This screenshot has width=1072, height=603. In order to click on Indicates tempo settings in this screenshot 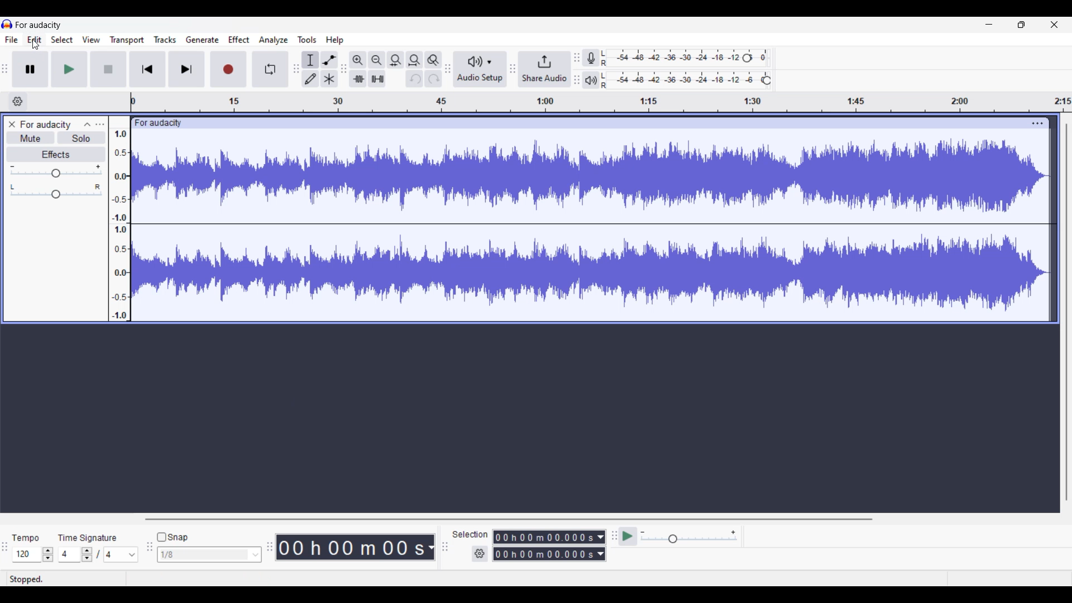, I will do `click(26, 538)`.